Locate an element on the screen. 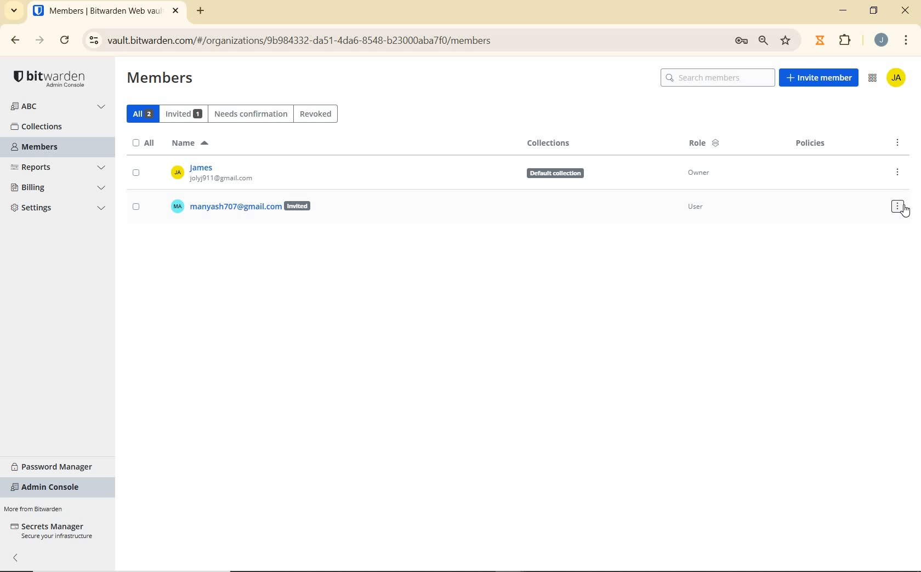  FORWARD is located at coordinates (38, 41).